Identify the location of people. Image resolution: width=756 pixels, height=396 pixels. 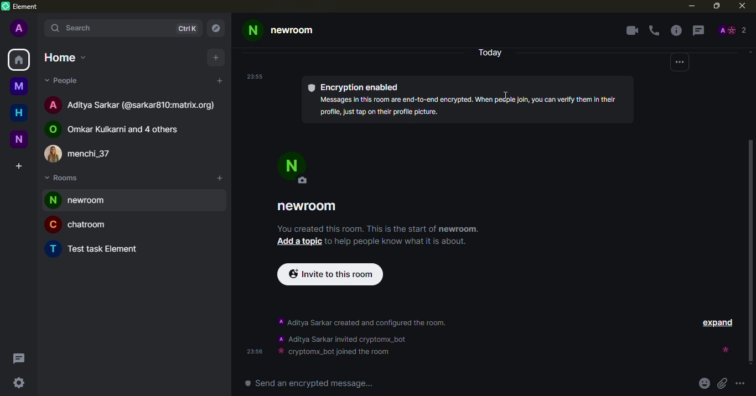
(66, 81).